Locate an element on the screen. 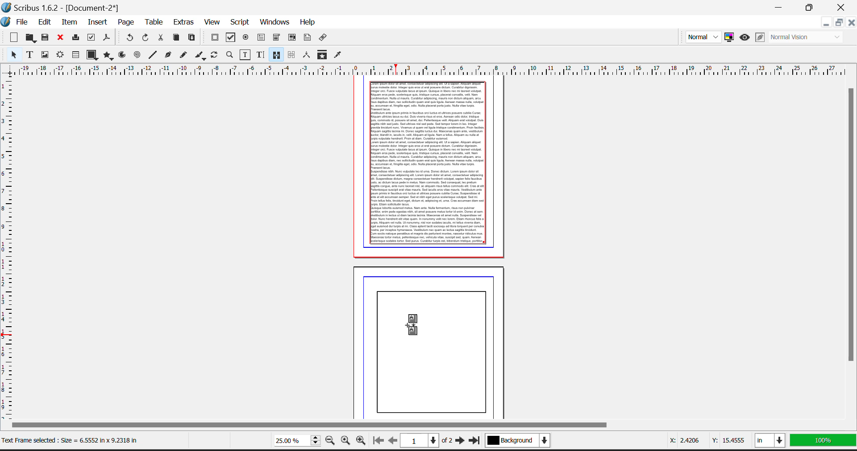 The image size is (857, 451). Edit in Preview Mode is located at coordinates (761, 37).